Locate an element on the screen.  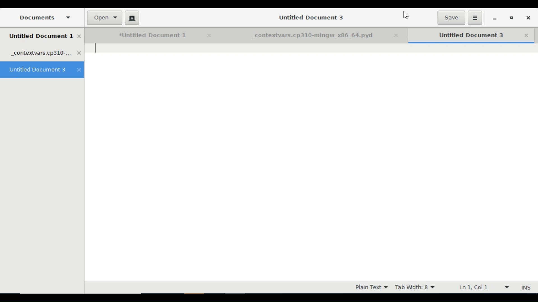
Close is located at coordinates (527, 36).